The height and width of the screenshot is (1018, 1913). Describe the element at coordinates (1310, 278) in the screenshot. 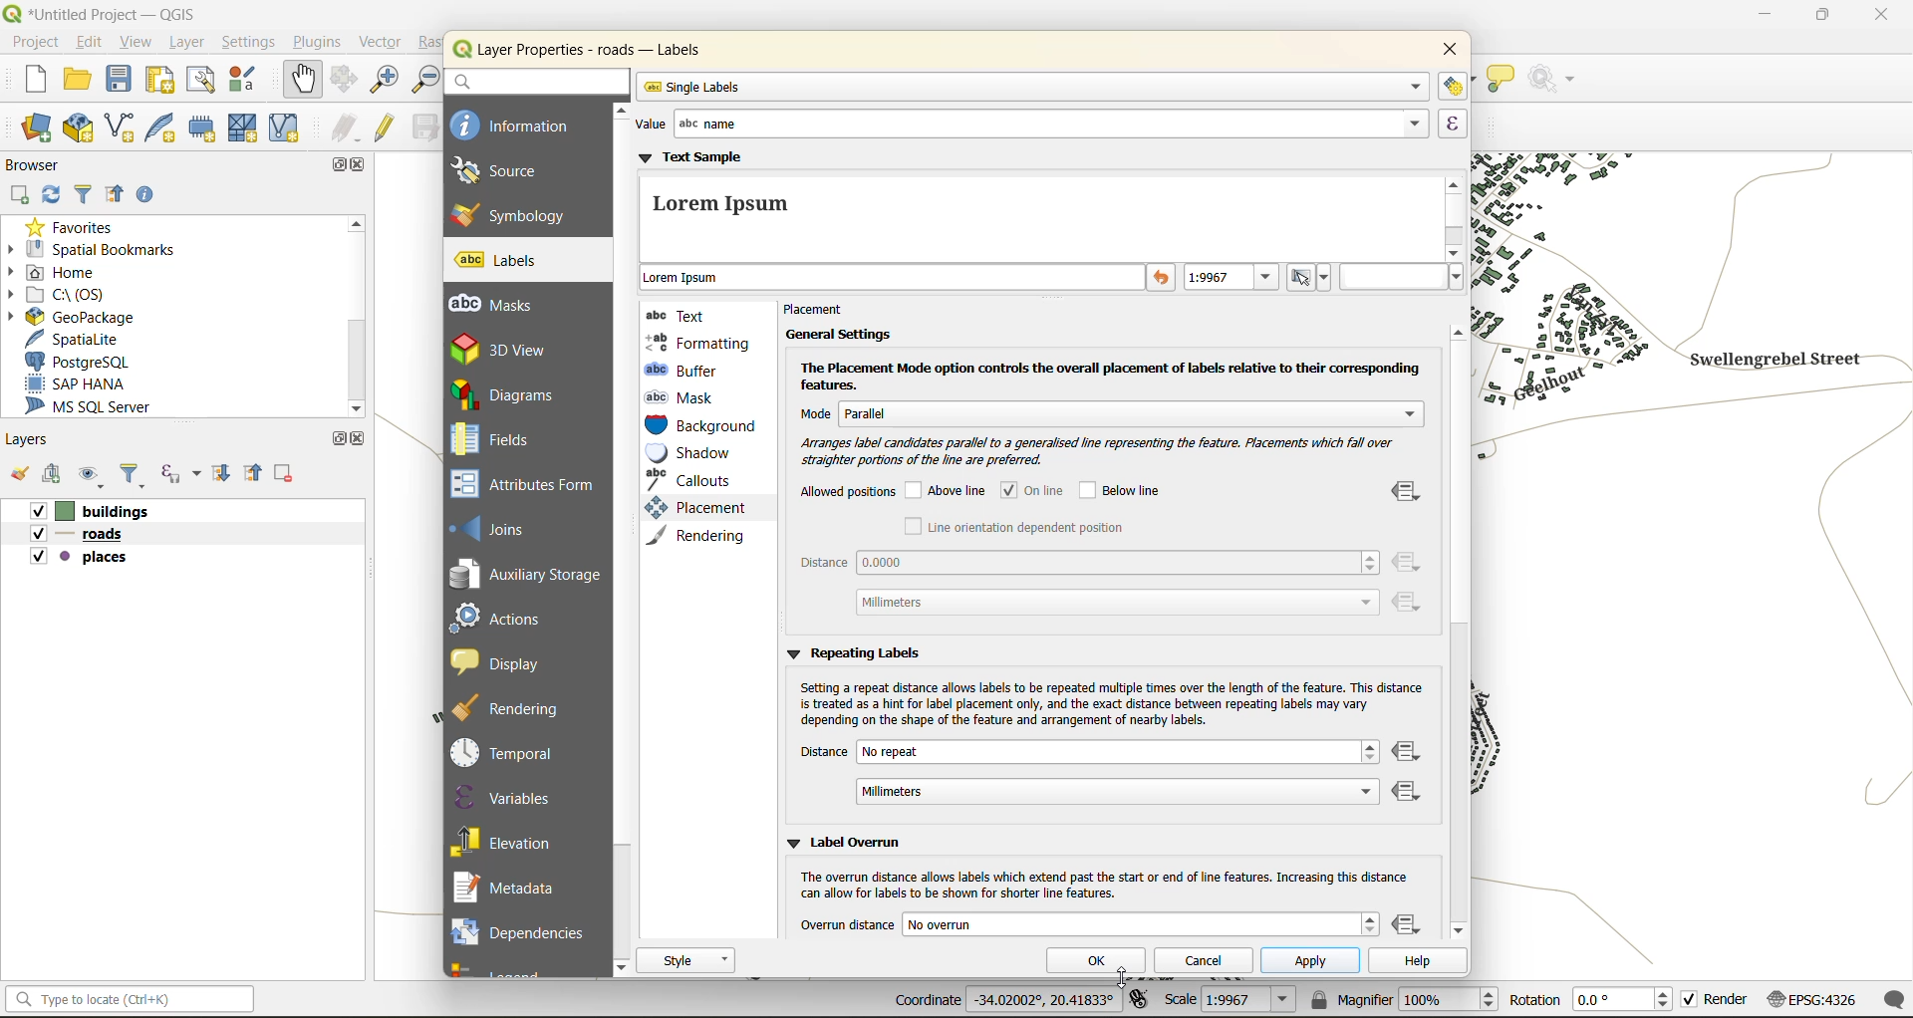

I see `set to current scale` at that location.